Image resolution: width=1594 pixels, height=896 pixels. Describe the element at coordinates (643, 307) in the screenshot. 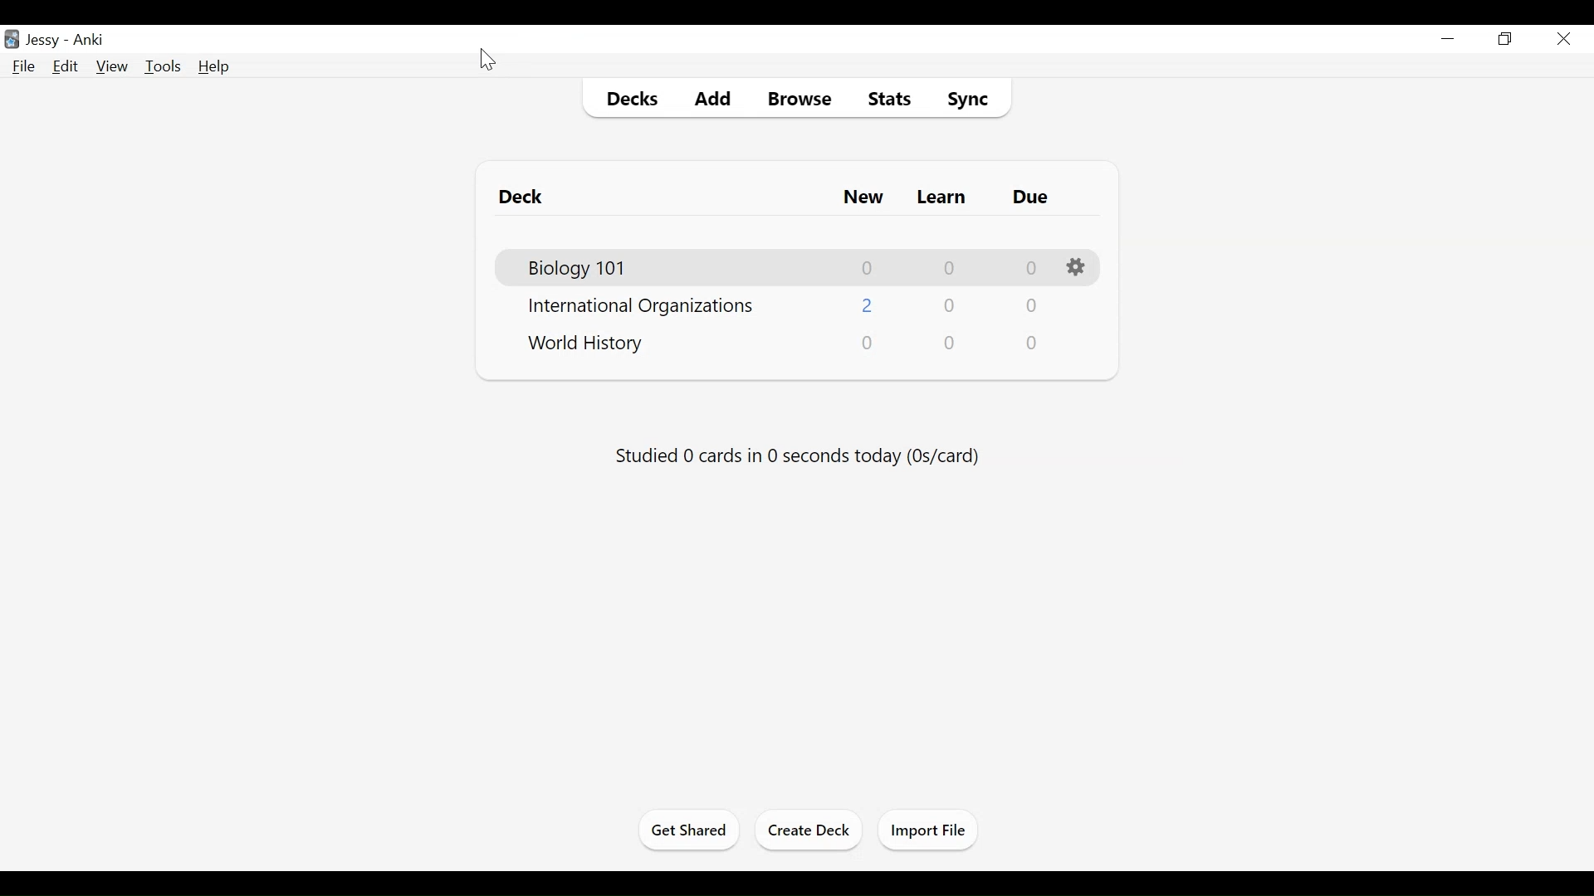

I see `International Organizations` at that location.